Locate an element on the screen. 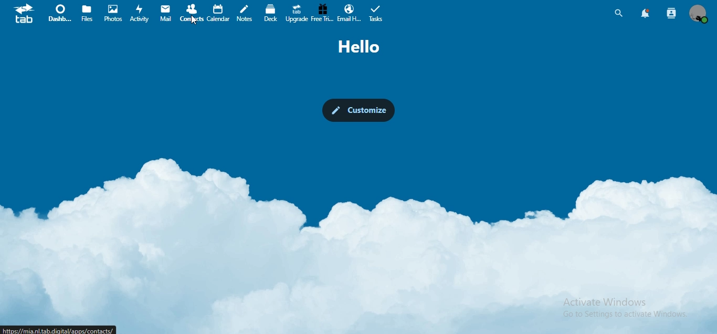  notes is located at coordinates (245, 13).